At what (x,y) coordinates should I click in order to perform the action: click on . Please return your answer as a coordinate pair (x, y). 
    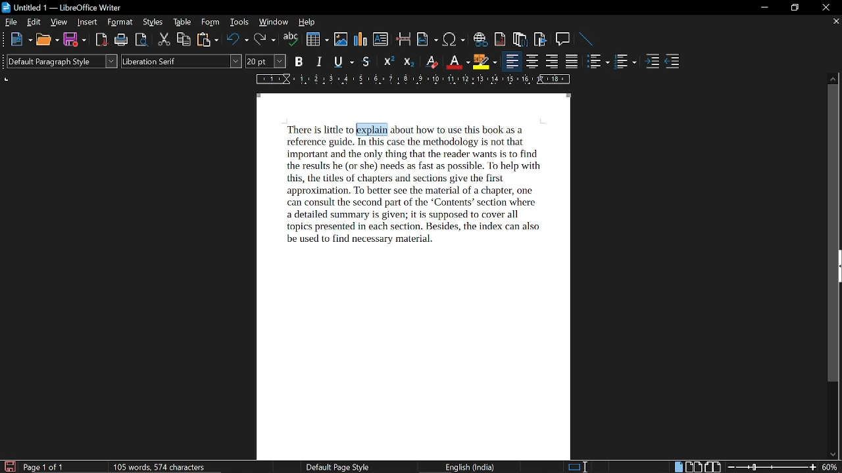
    Looking at the image, I should click on (5, 63).